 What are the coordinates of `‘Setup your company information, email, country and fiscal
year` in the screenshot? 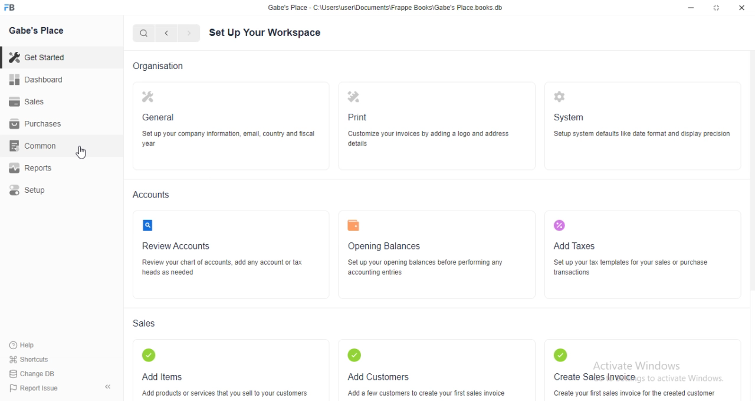 It's located at (231, 137).